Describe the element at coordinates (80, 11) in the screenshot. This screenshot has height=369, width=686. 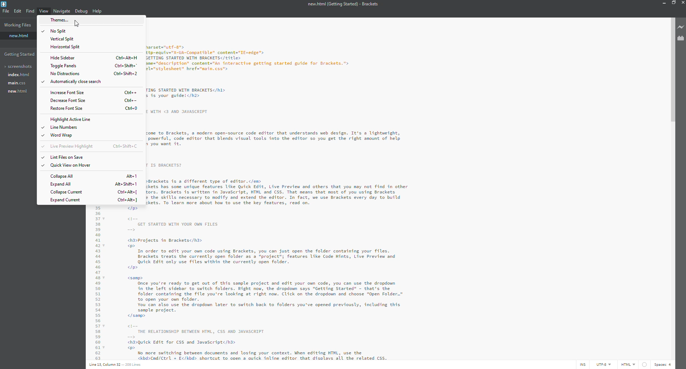
I see `debug` at that location.